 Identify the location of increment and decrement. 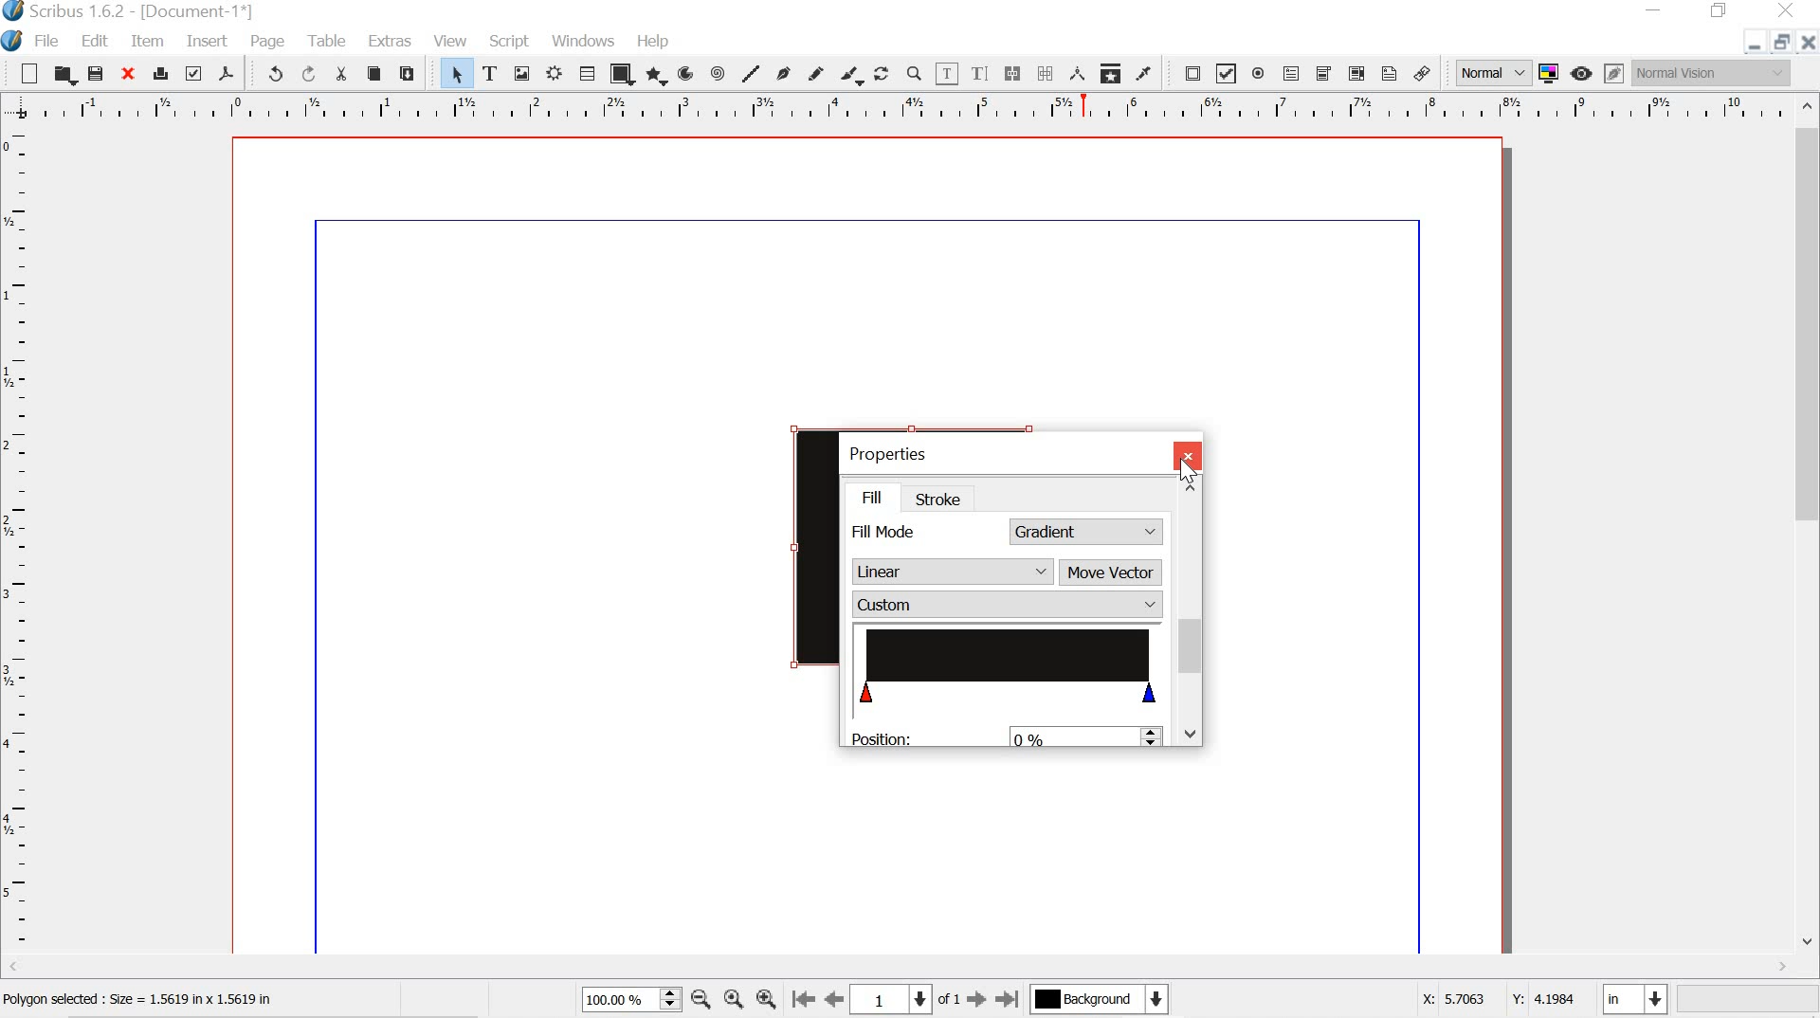
(1154, 738).